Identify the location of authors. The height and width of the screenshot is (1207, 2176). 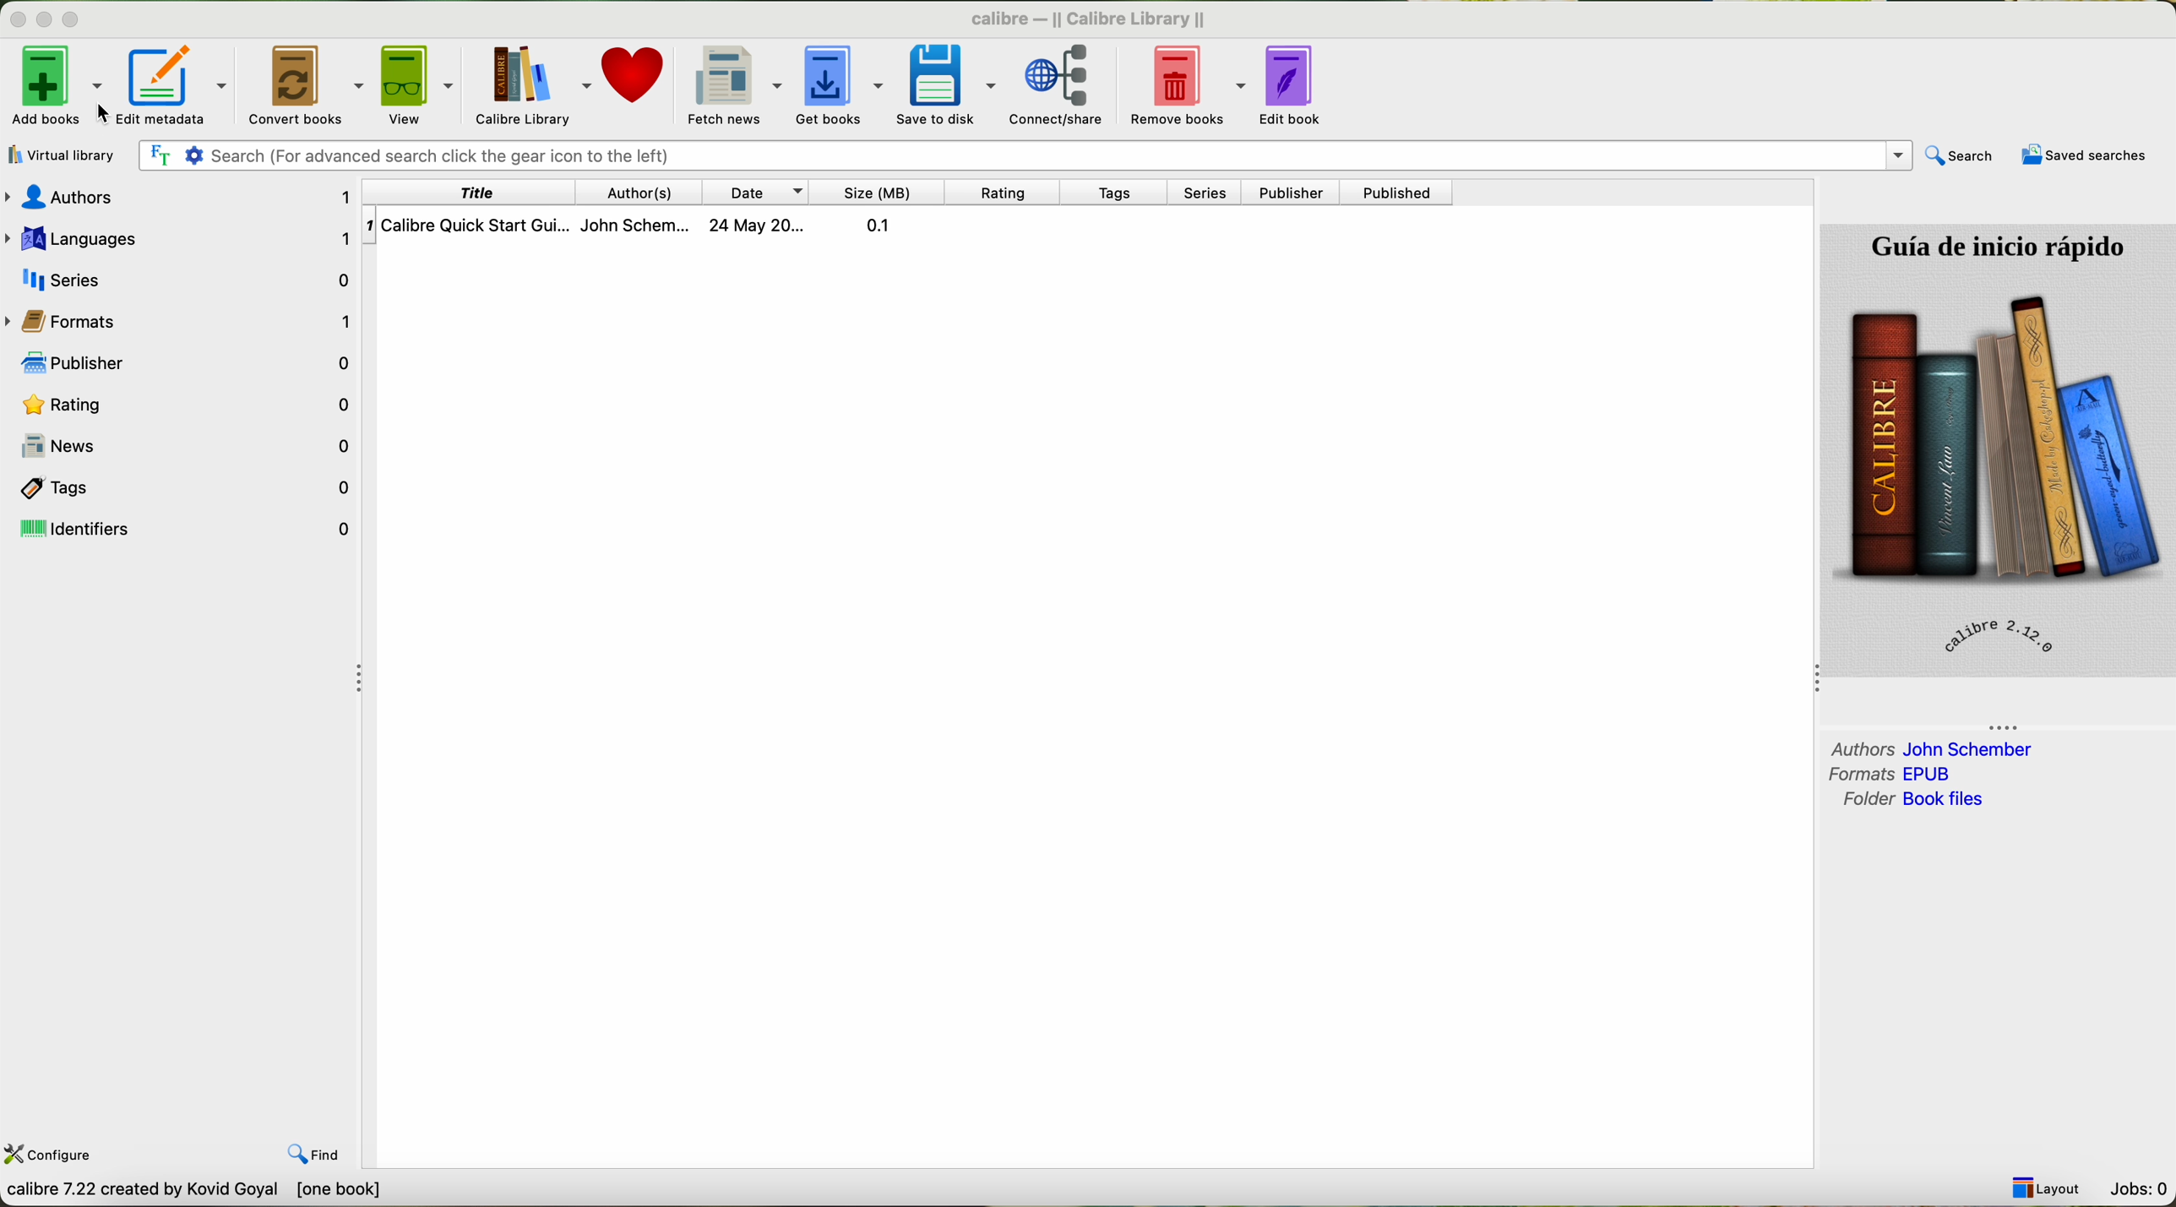
(182, 196).